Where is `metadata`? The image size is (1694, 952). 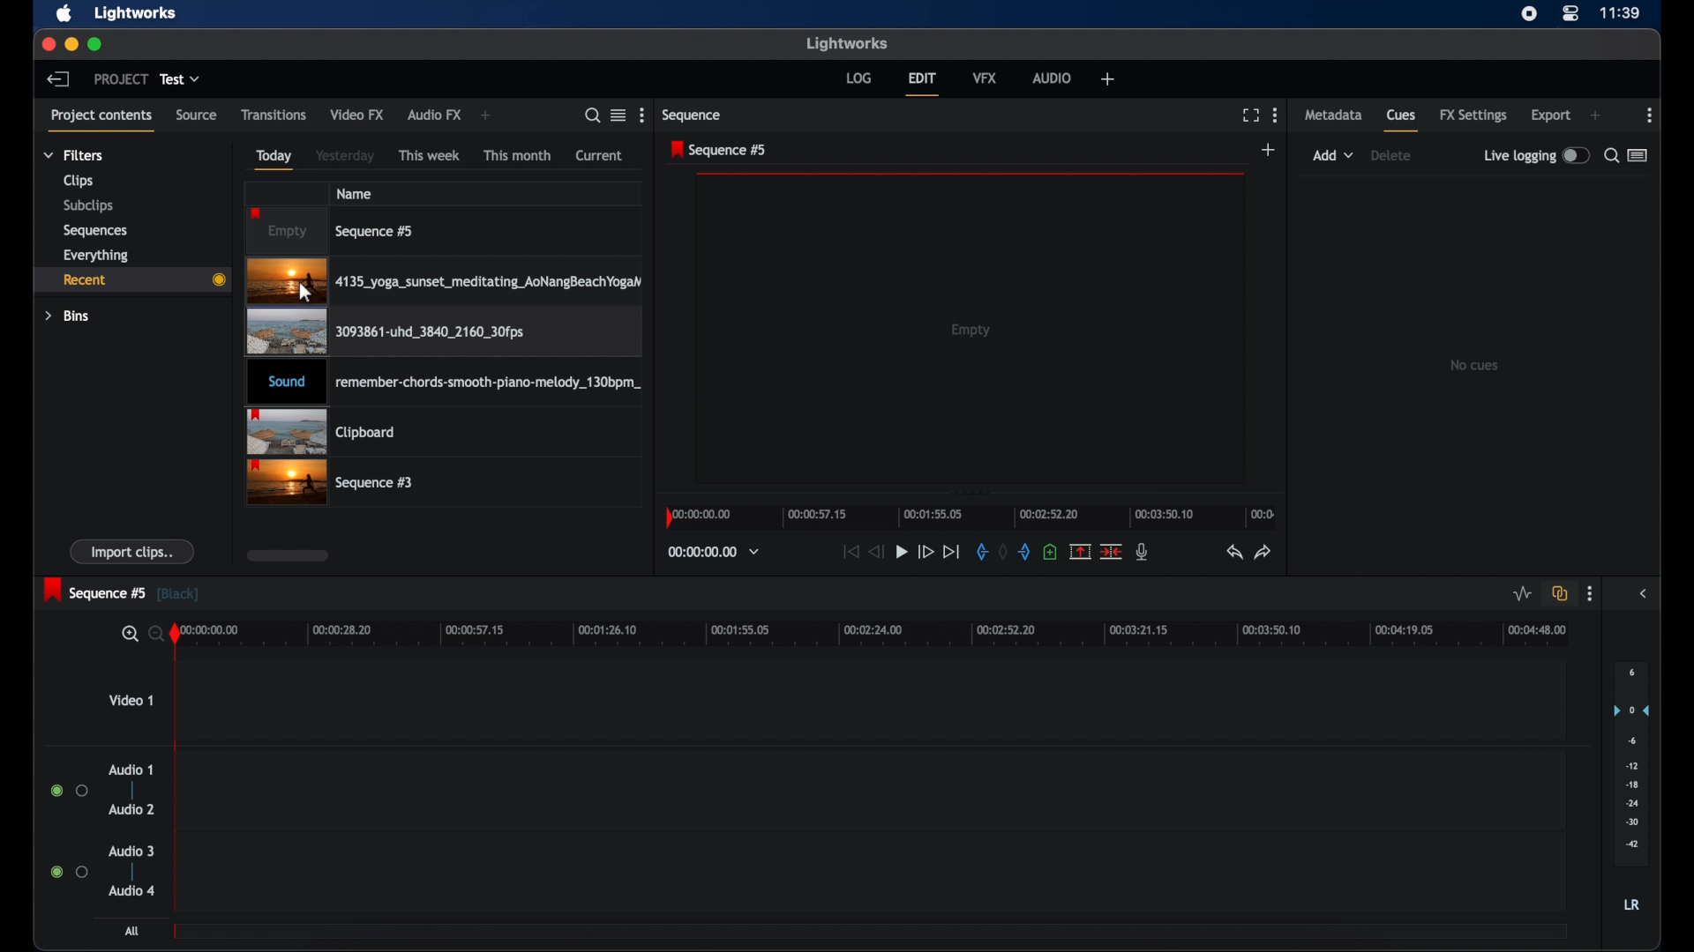 metadata is located at coordinates (1332, 115).